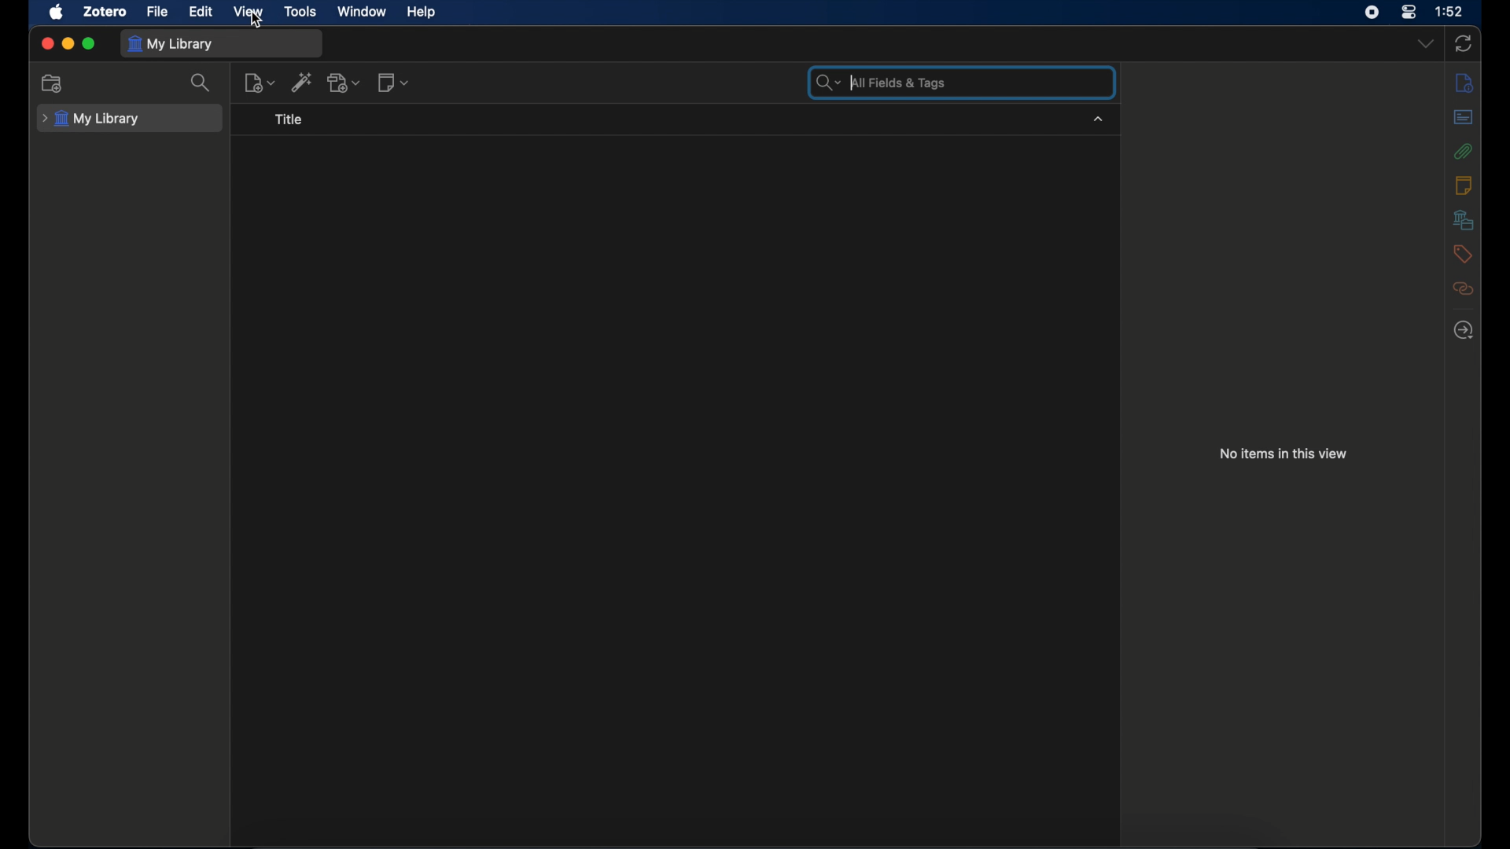 The image size is (1510, 849). I want to click on locate, so click(1463, 331).